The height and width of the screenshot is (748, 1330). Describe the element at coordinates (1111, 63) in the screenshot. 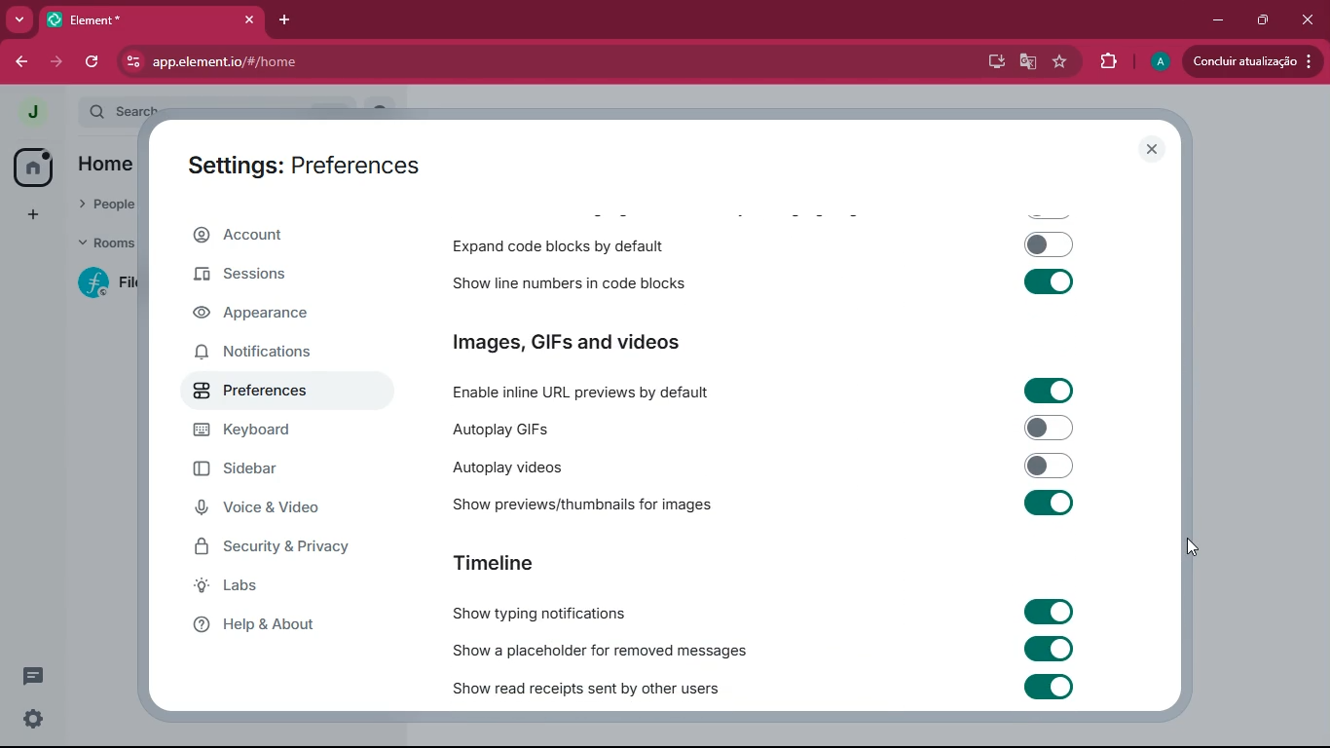

I see `extensions` at that location.